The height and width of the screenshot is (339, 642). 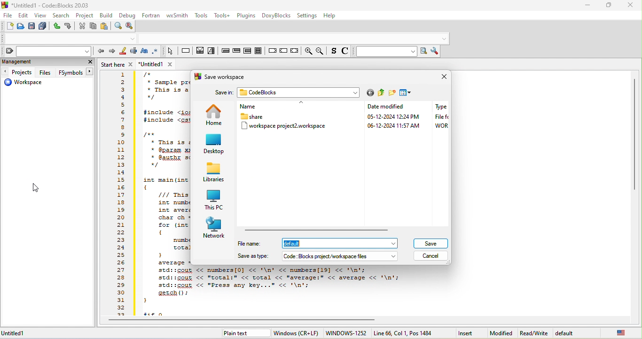 What do you see at coordinates (382, 93) in the screenshot?
I see `up one level` at bounding box center [382, 93].